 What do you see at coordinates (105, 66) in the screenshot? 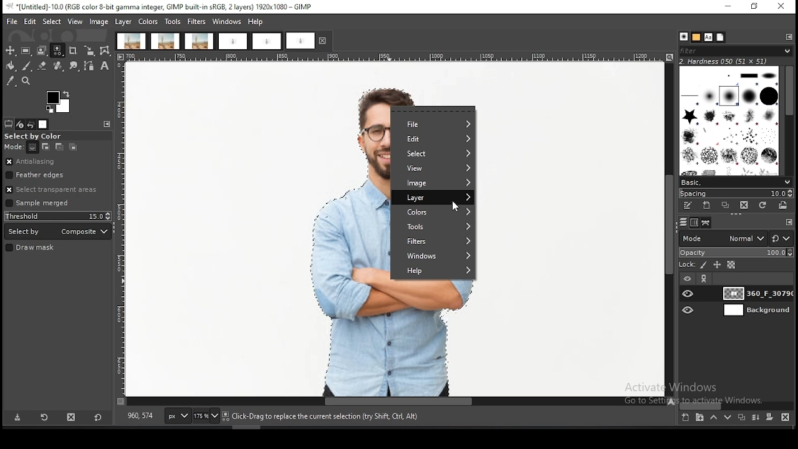
I see `text tool` at bounding box center [105, 66].